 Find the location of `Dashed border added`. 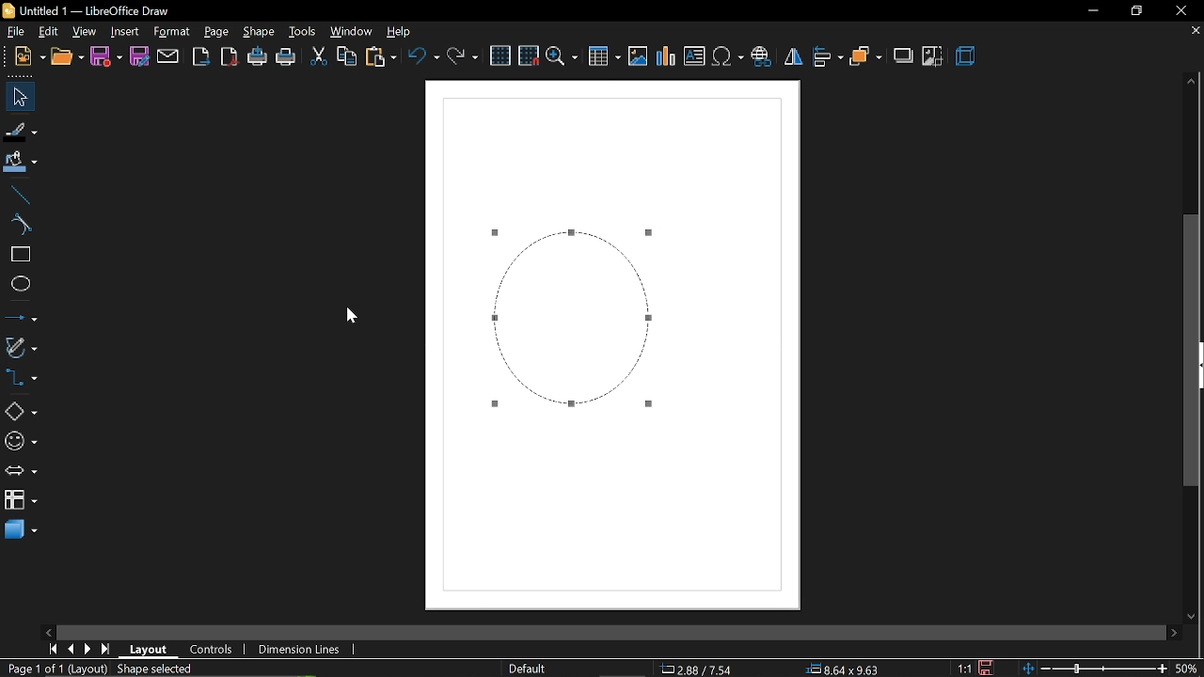

Dashed border added is located at coordinates (583, 335).